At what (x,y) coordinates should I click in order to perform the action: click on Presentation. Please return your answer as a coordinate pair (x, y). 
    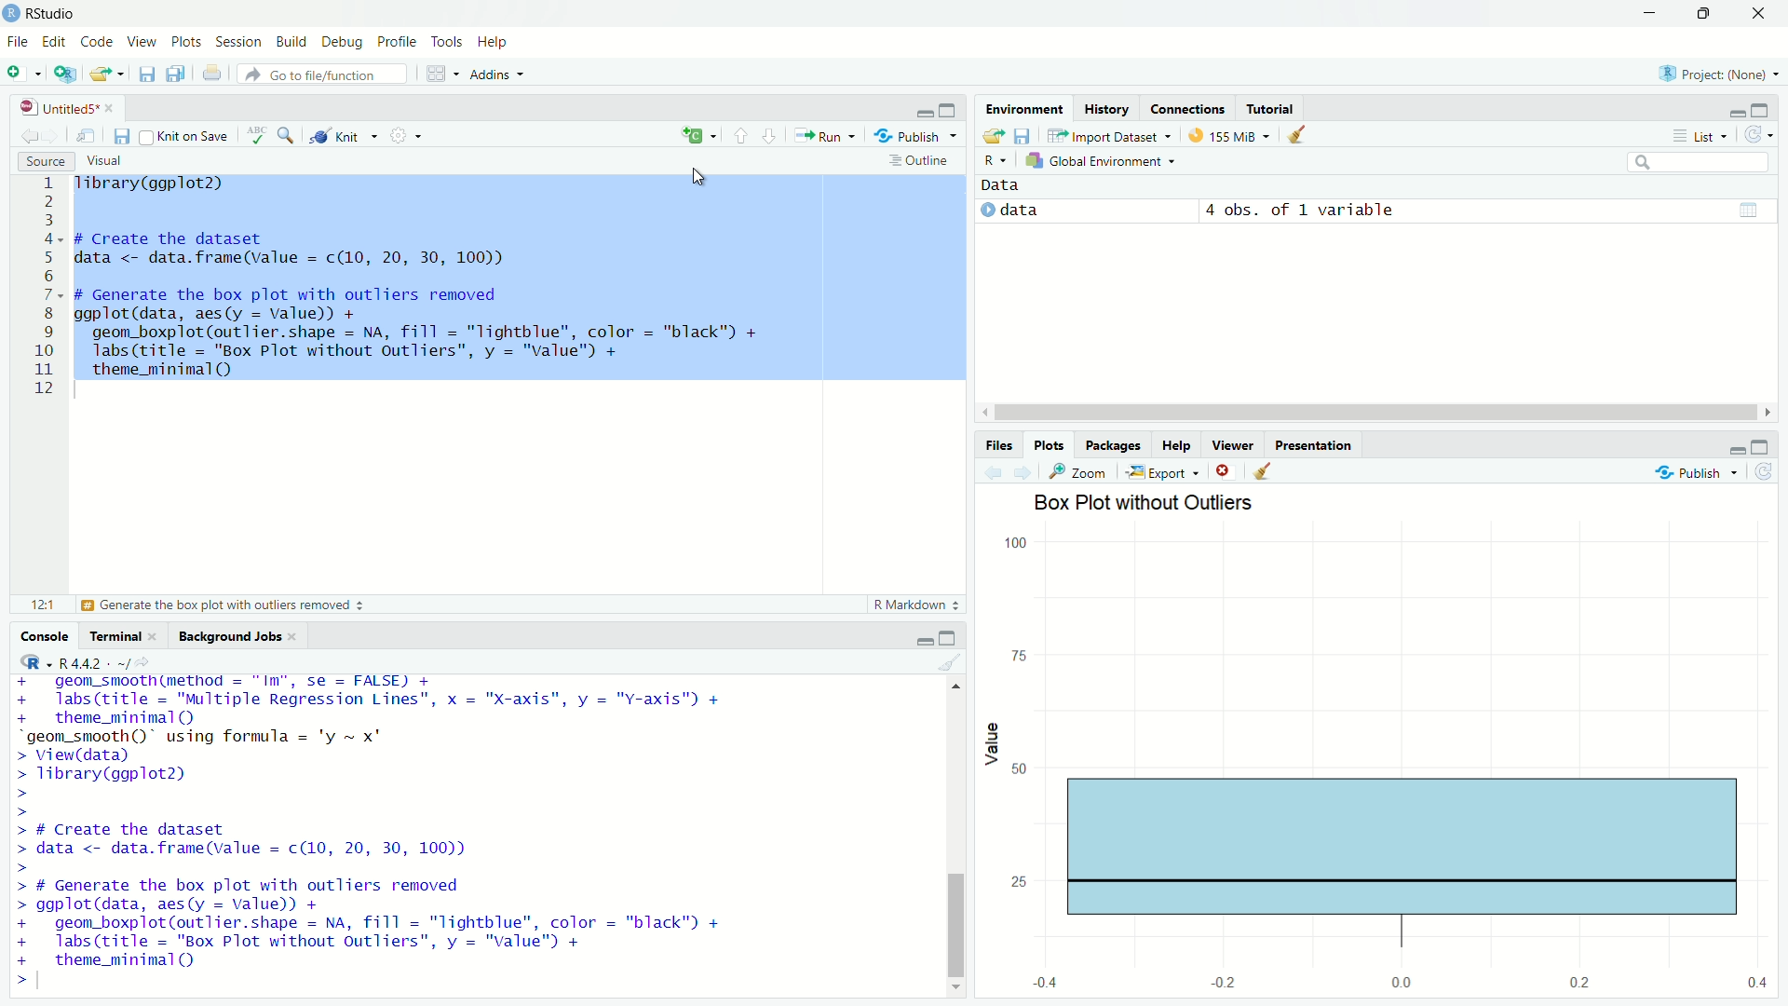
    Looking at the image, I should click on (1313, 442).